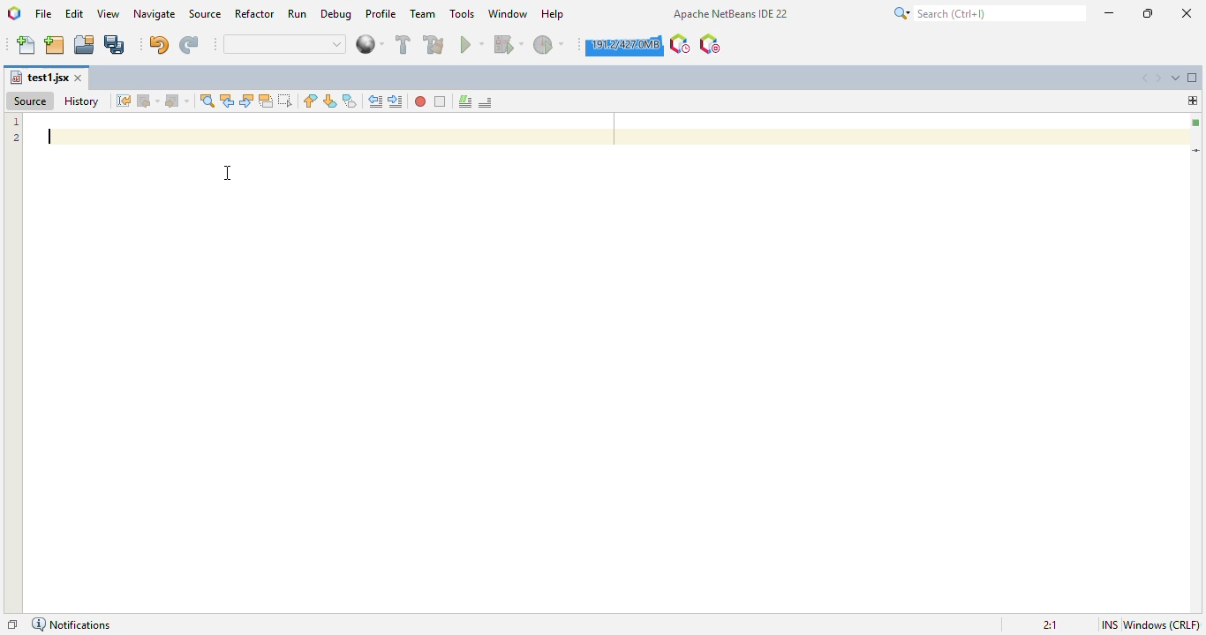  Describe the element at coordinates (284, 100) in the screenshot. I see `toggle rectangular selection` at that location.